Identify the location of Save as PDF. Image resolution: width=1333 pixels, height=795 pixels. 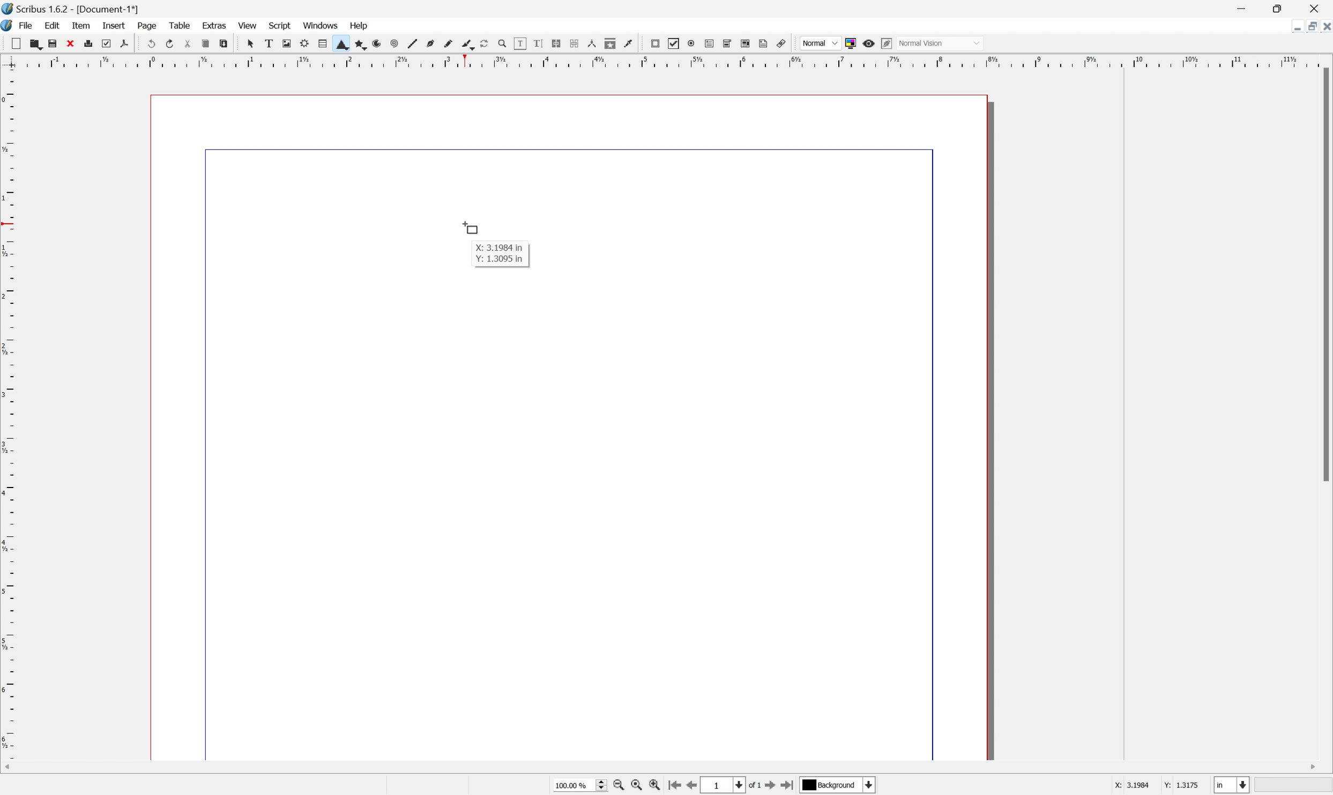
(124, 45).